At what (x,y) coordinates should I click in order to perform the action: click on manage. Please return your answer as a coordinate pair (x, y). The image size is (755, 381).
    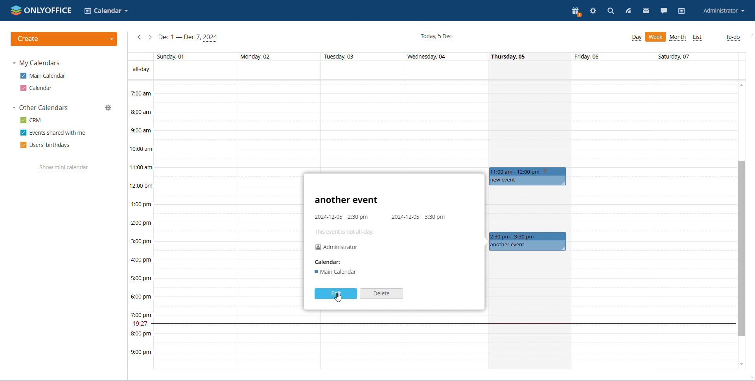
    Looking at the image, I should click on (109, 108).